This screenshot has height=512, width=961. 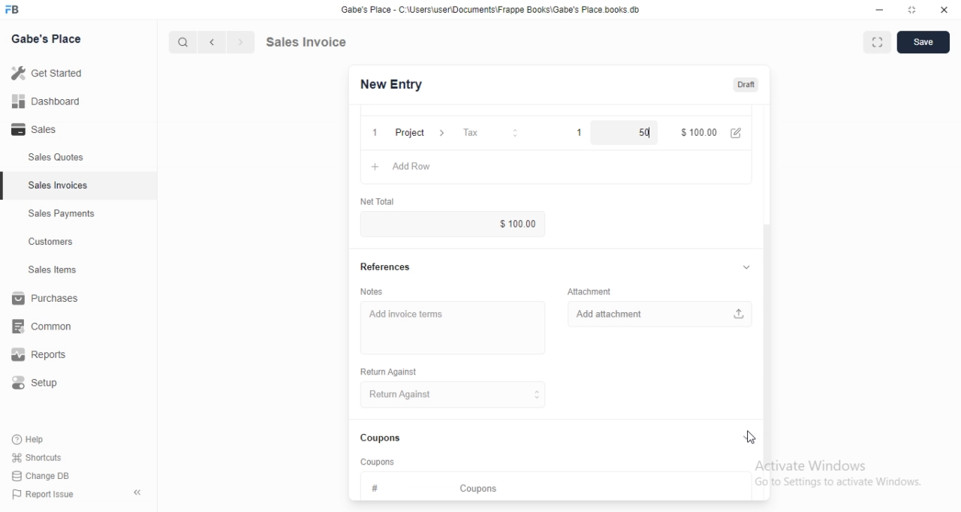 What do you see at coordinates (485, 132) in the screenshot?
I see `Tax ` at bounding box center [485, 132].